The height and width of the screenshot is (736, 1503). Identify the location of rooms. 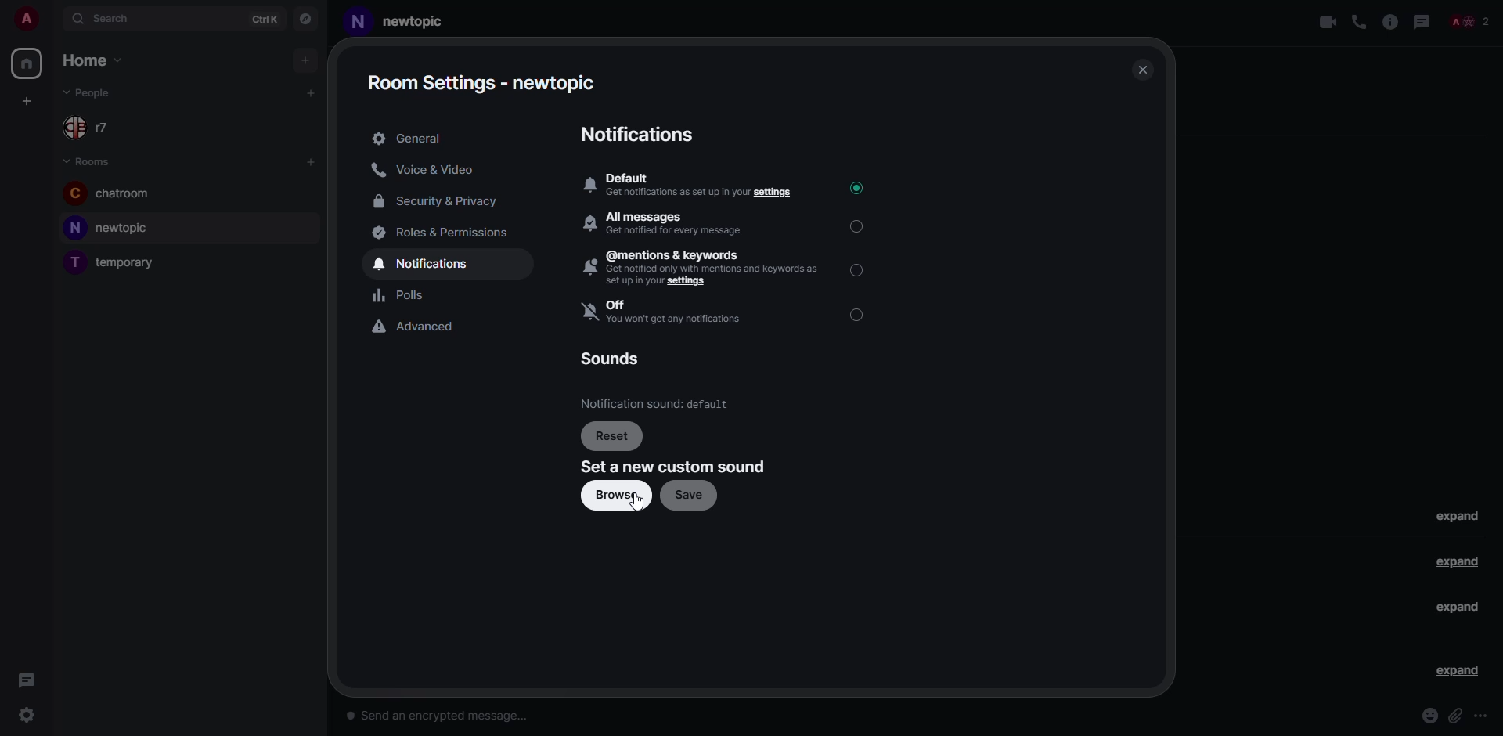
(90, 161).